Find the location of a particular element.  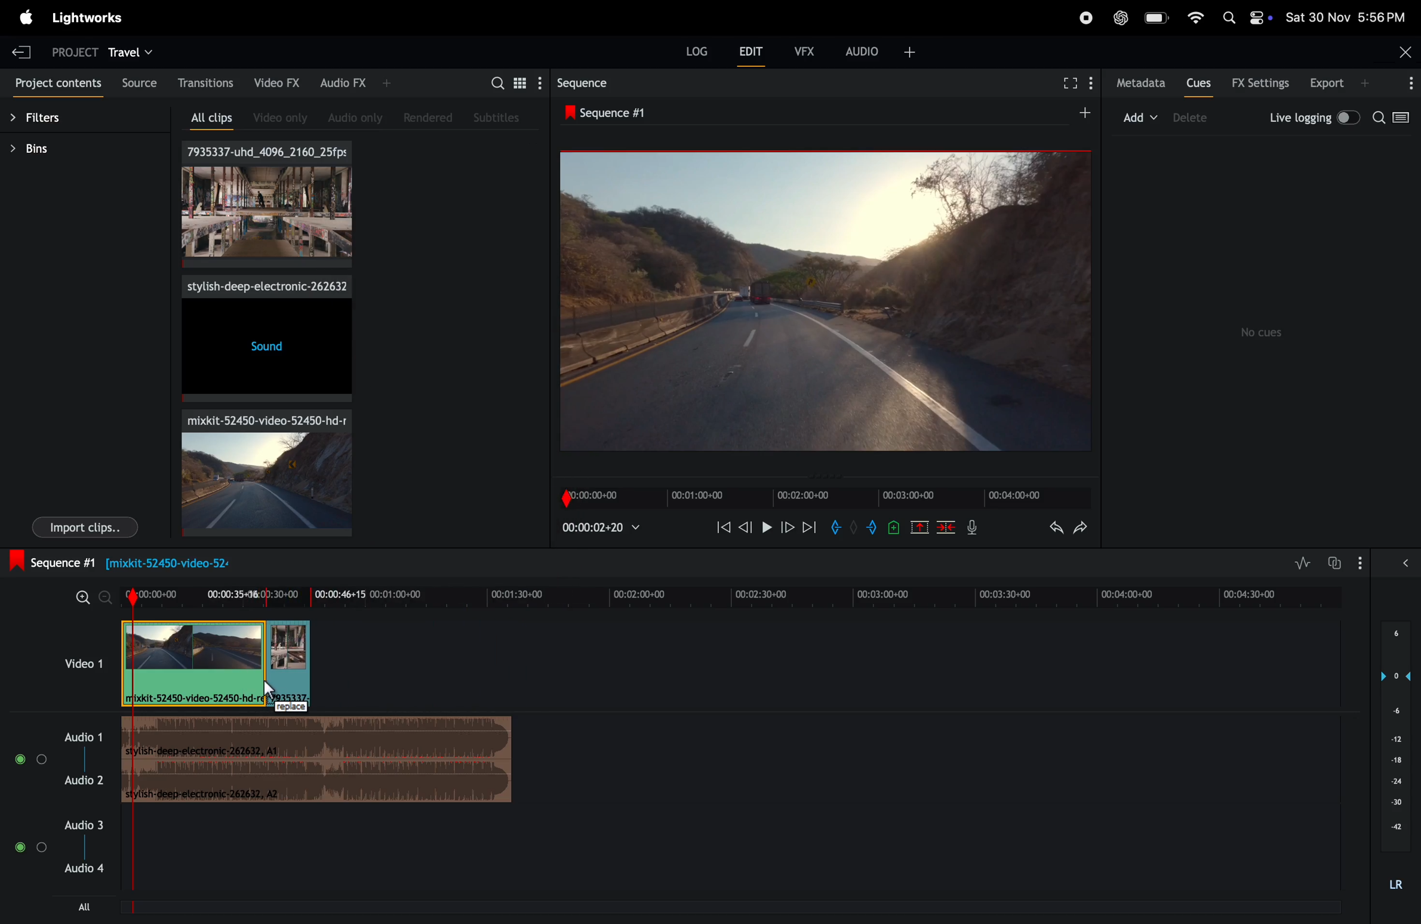

log is located at coordinates (688, 52).